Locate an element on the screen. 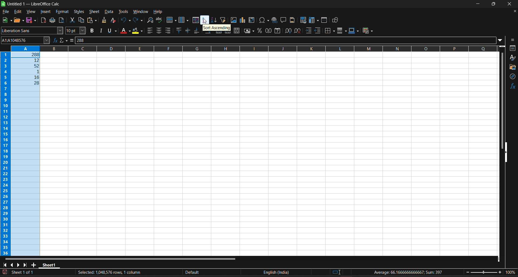 This screenshot has height=277, width=518. font name is located at coordinates (32, 31).